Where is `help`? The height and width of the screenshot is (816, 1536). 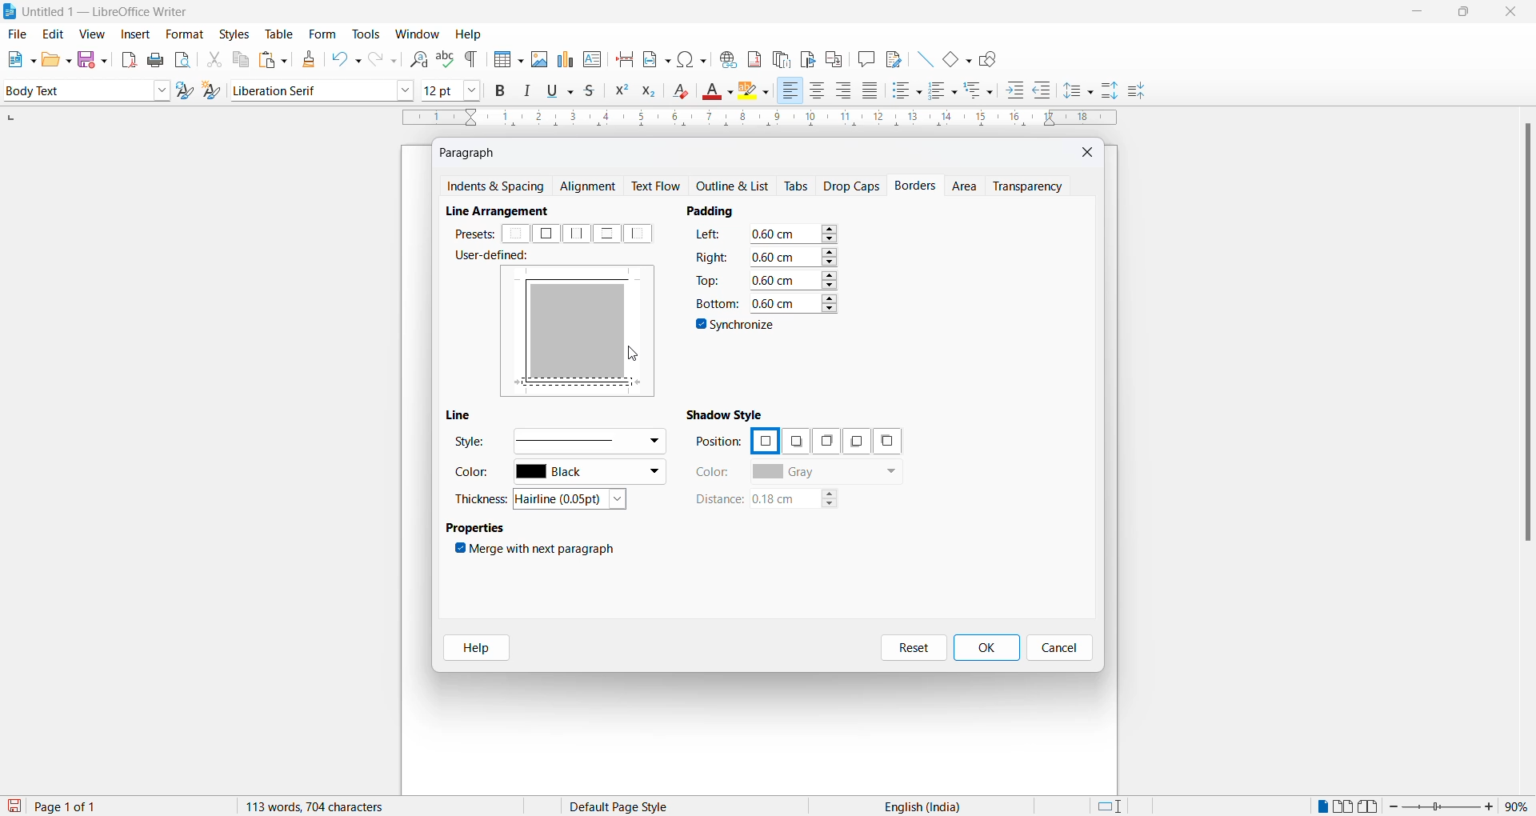
help is located at coordinates (471, 648).